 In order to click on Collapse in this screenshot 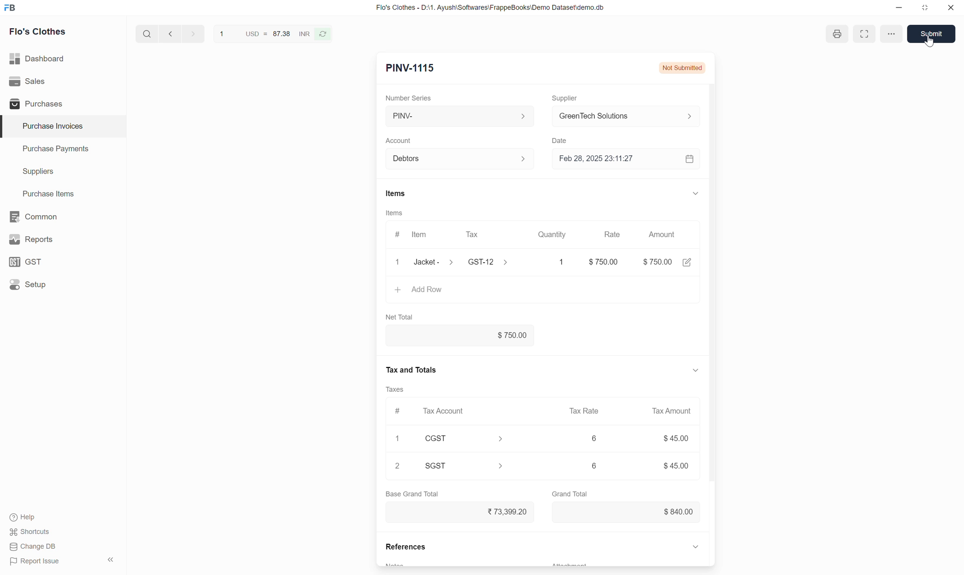, I will do `click(111, 560)`.